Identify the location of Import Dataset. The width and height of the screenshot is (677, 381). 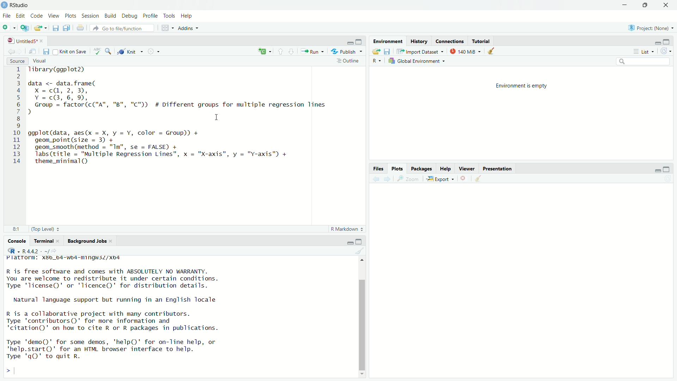
(419, 51).